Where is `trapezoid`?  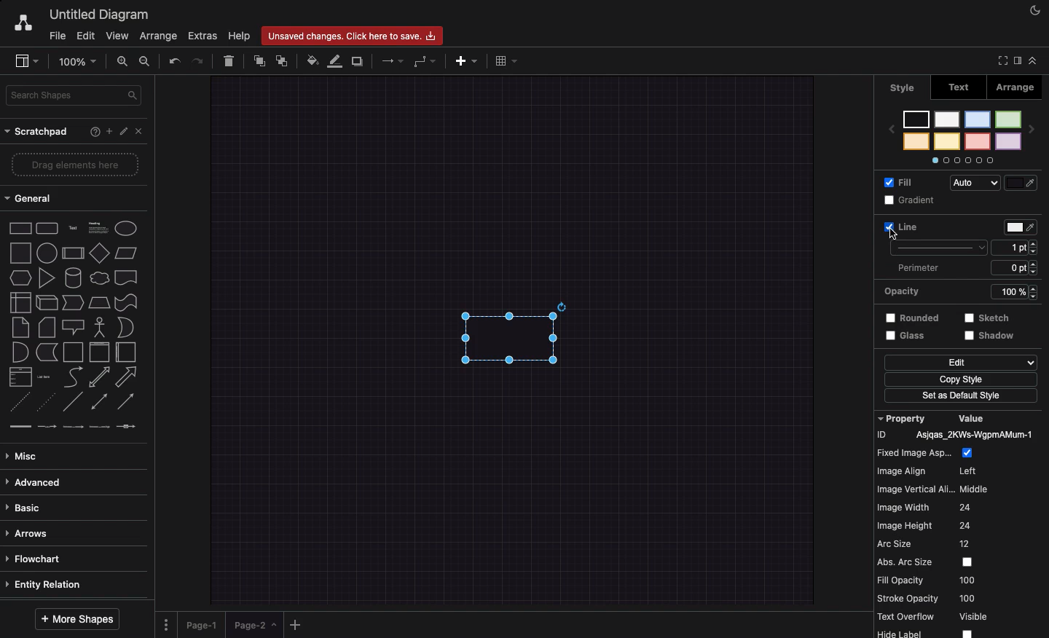 trapezoid is located at coordinates (98, 302).